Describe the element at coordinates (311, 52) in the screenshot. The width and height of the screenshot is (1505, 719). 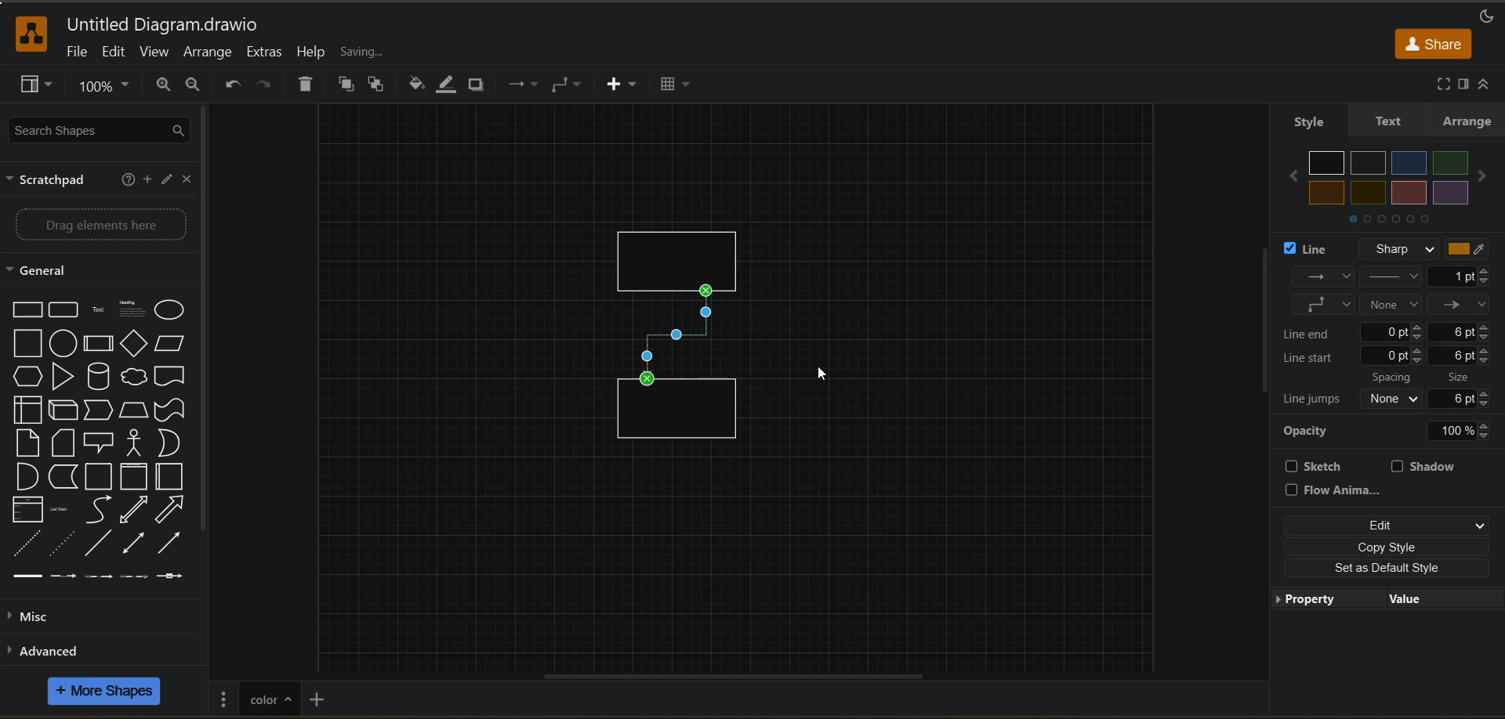
I see `help` at that location.